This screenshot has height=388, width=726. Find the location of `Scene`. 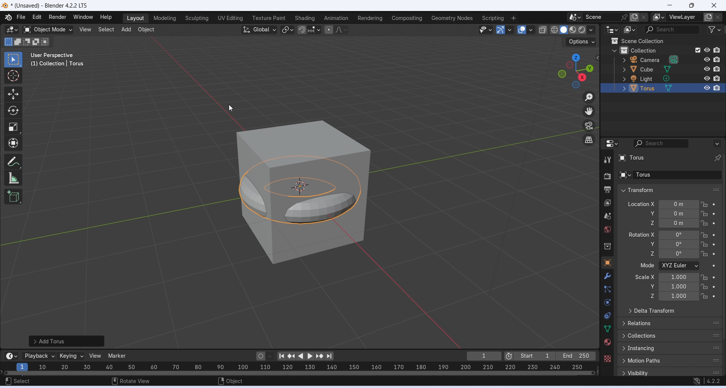

Scene is located at coordinates (599, 17).